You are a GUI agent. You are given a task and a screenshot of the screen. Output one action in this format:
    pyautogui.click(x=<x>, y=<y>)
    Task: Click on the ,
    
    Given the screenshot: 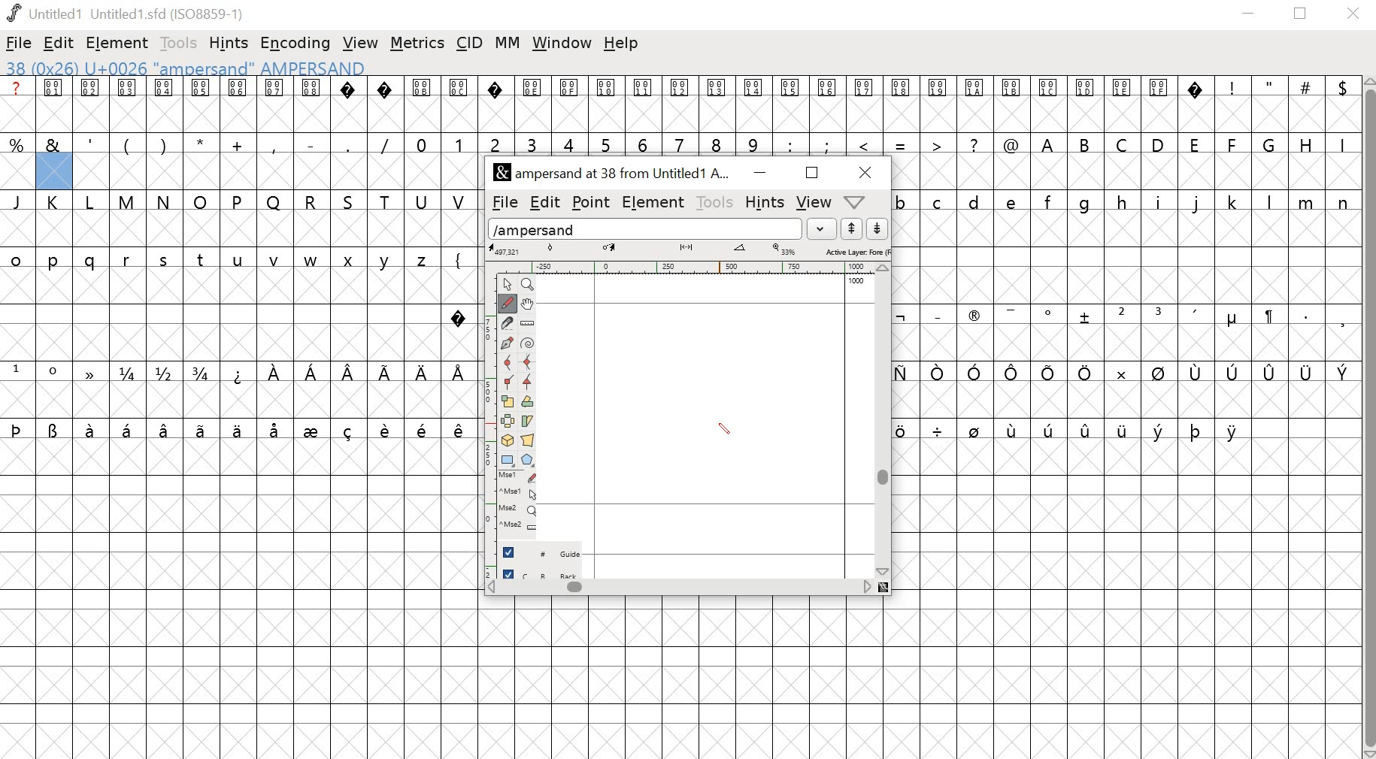 What is the action you would take?
    pyautogui.click(x=274, y=145)
    